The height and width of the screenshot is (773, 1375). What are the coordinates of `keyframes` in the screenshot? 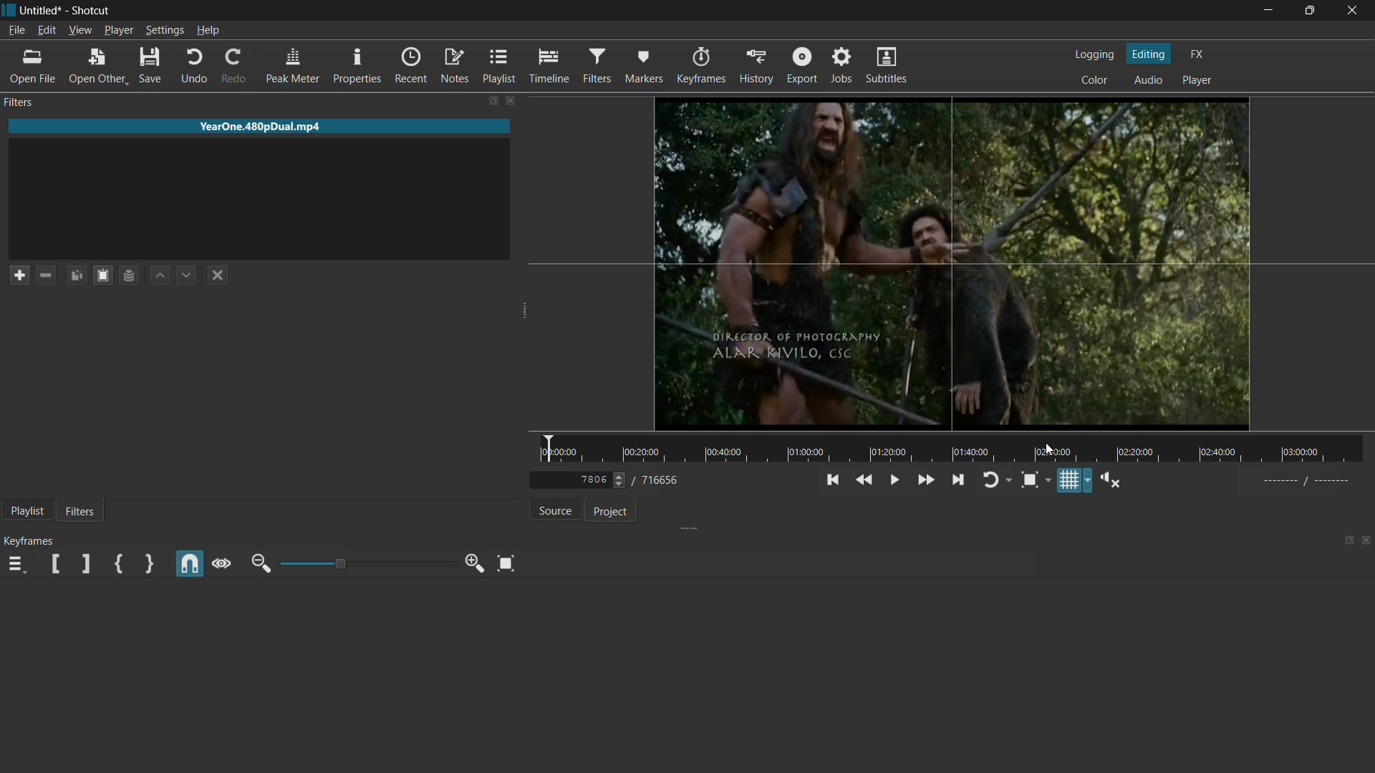 It's located at (700, 66).